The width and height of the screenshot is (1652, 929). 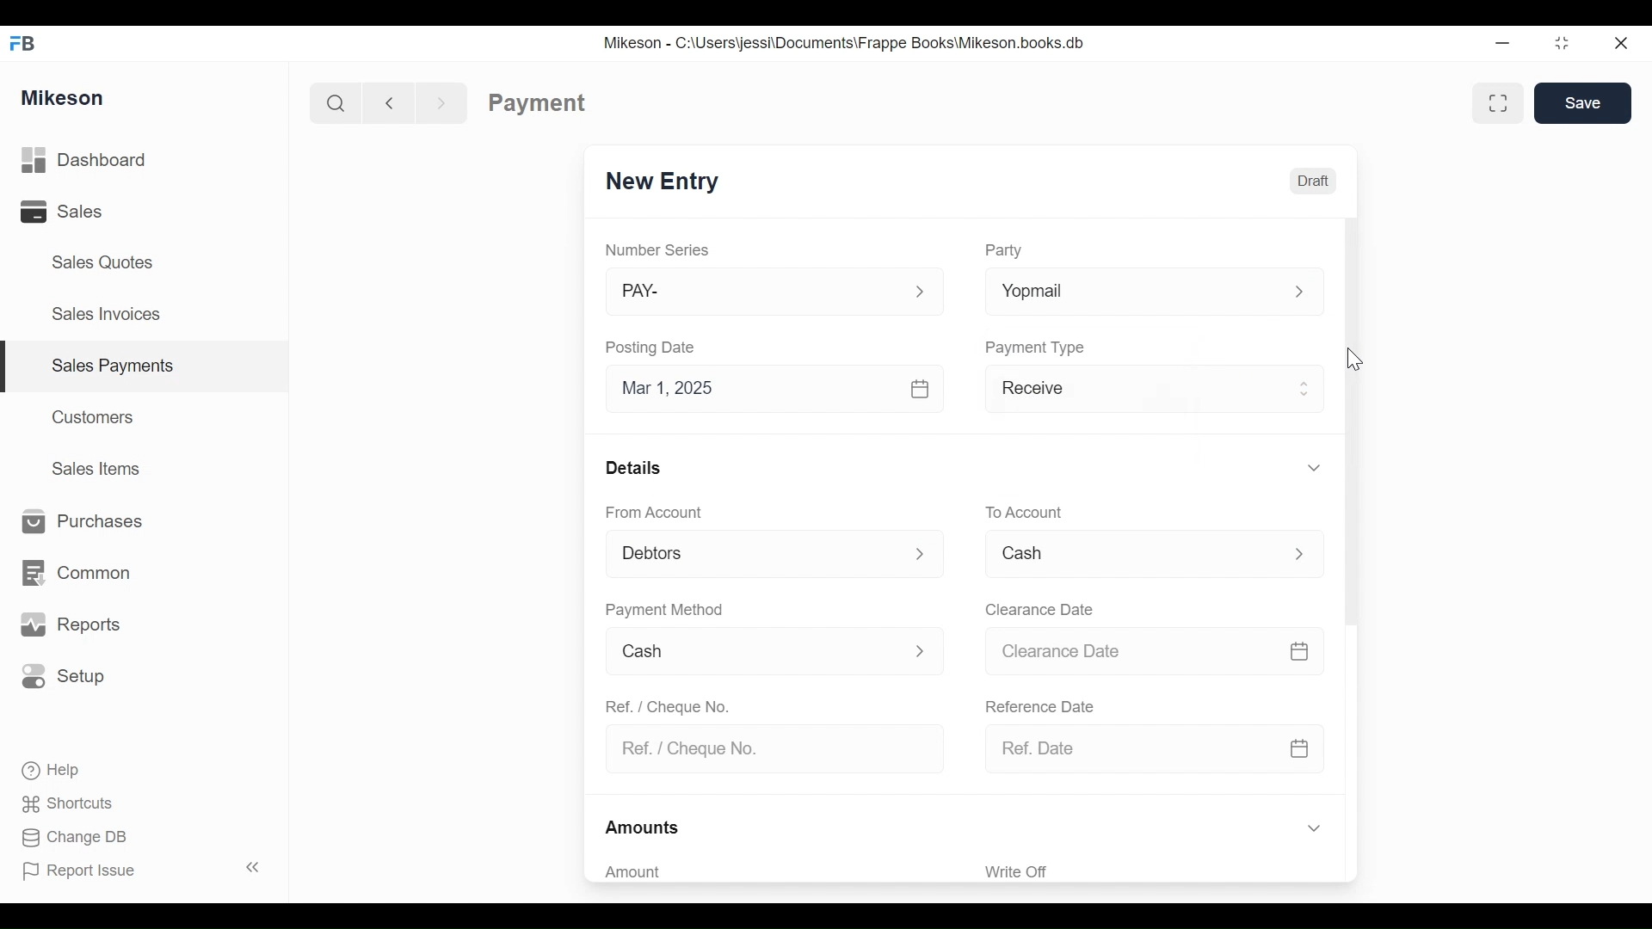 I want to click on cursor, so click(x=1354, y=362).